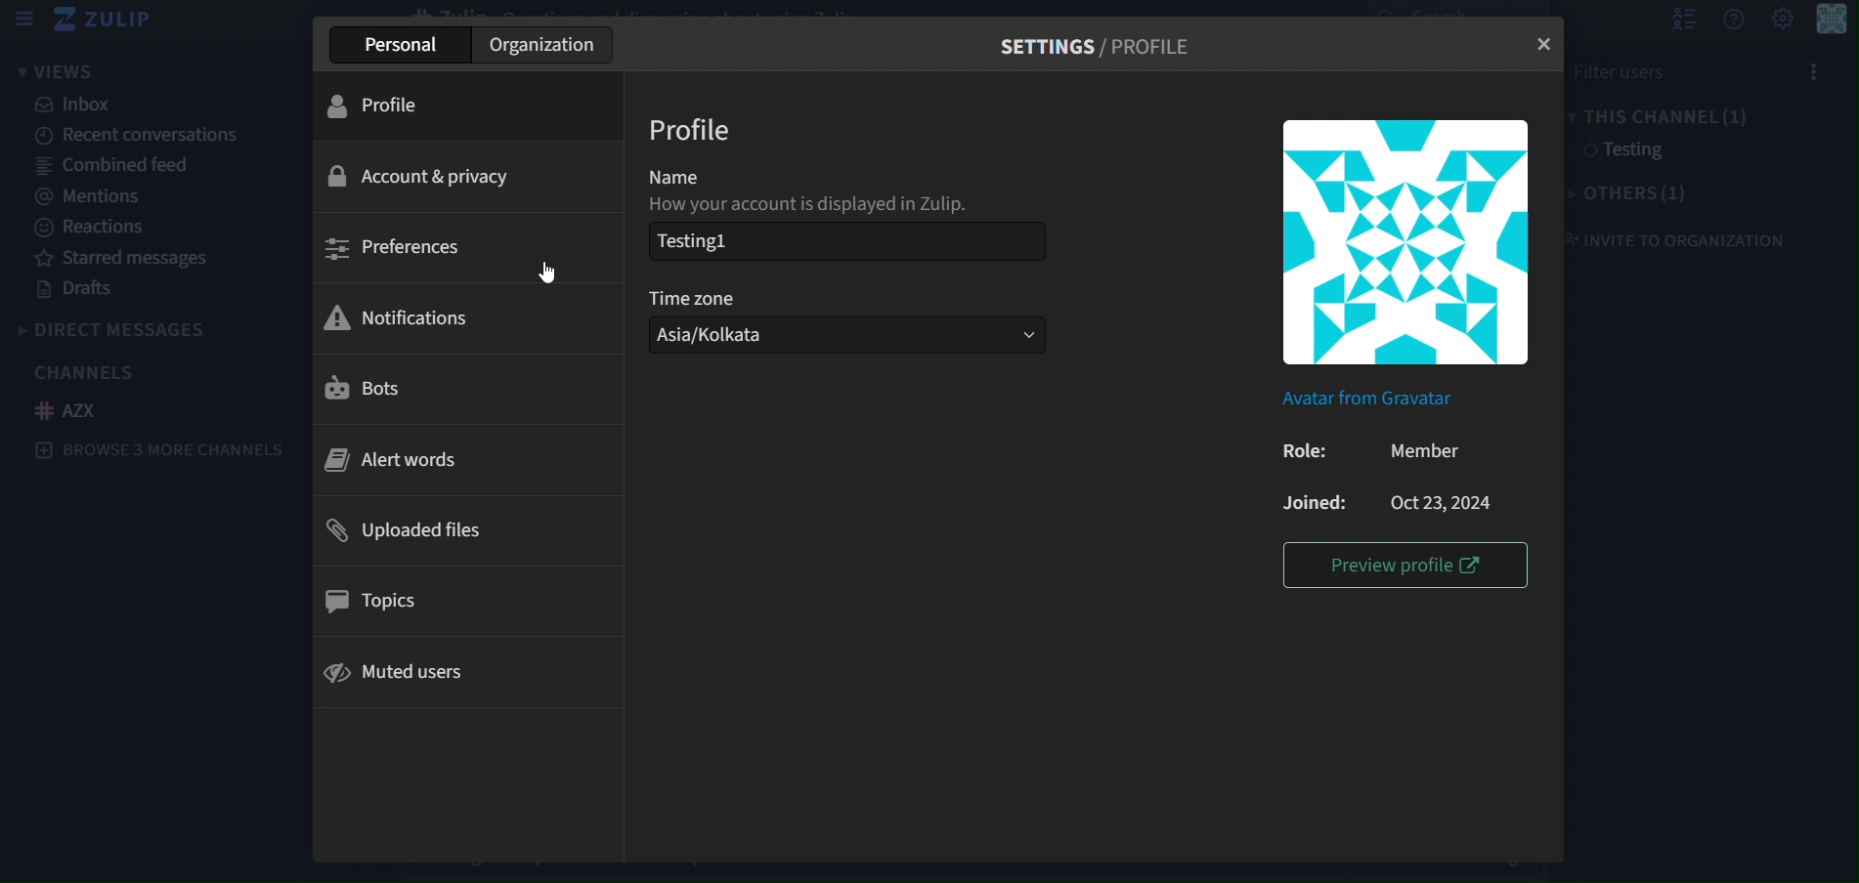 This screenshot has width=1859, height=883. I want to click on AZX, so click(65, 409).